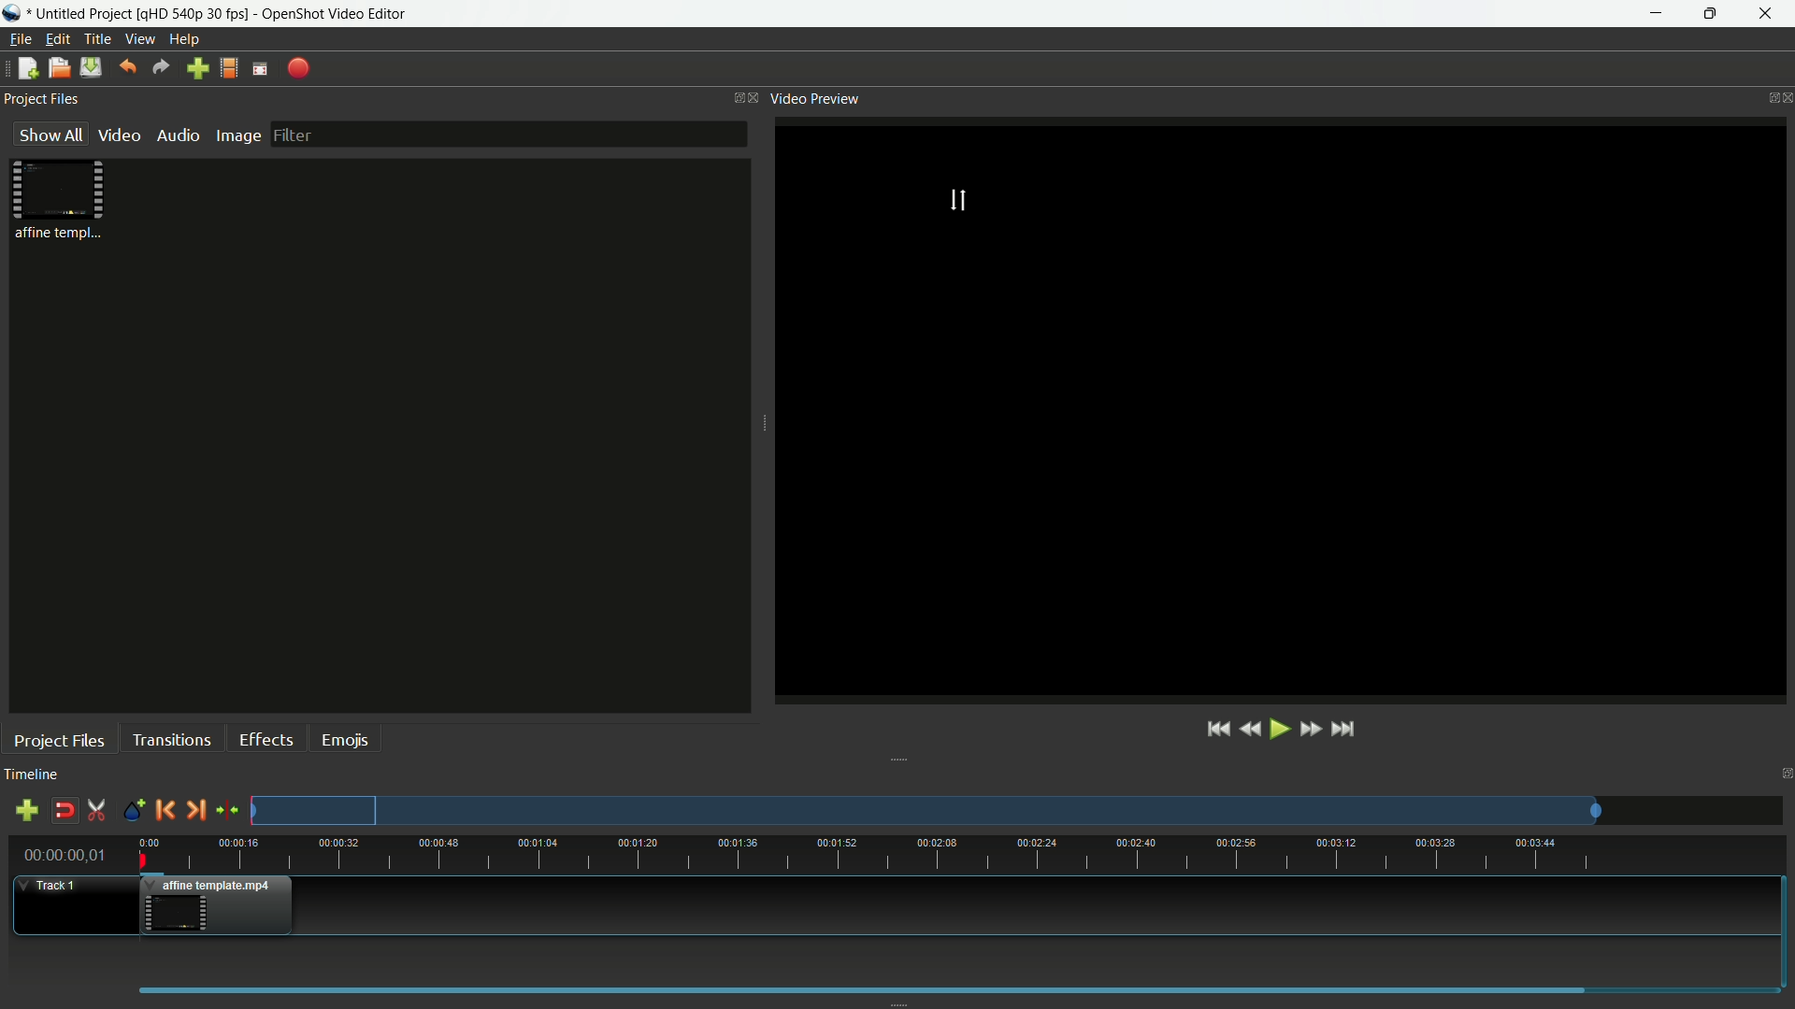  Describe the element at coordinates (324, 13) in the screenshot. I see `app name` at that location.